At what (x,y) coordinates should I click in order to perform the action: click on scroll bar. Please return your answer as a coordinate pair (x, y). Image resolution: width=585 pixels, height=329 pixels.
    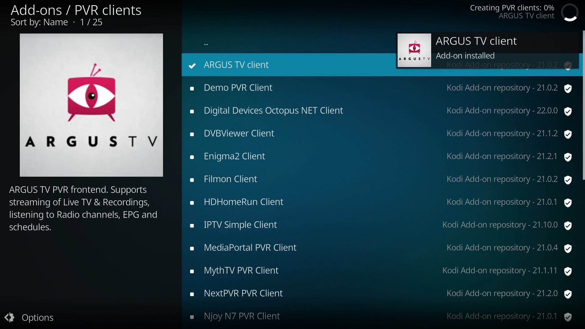
    Looking at the image, I should click on (581, 107).